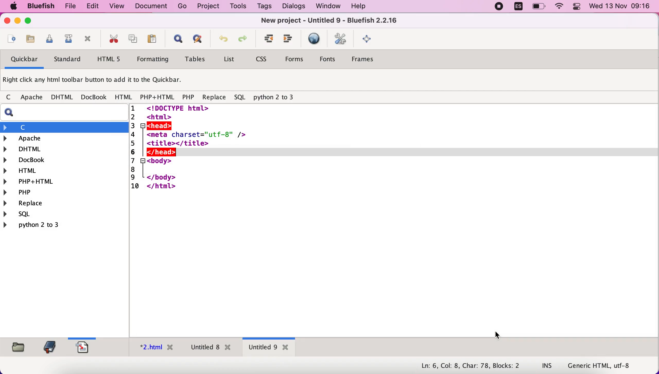 The height and width of the screenshot is (374, 659). I want to click on copy, so click(131, 39).